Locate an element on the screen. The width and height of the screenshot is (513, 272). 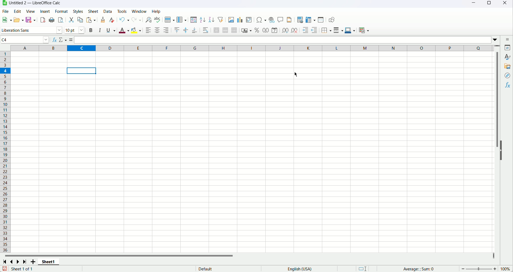
Sheet name is located at coordinates (48, 262).